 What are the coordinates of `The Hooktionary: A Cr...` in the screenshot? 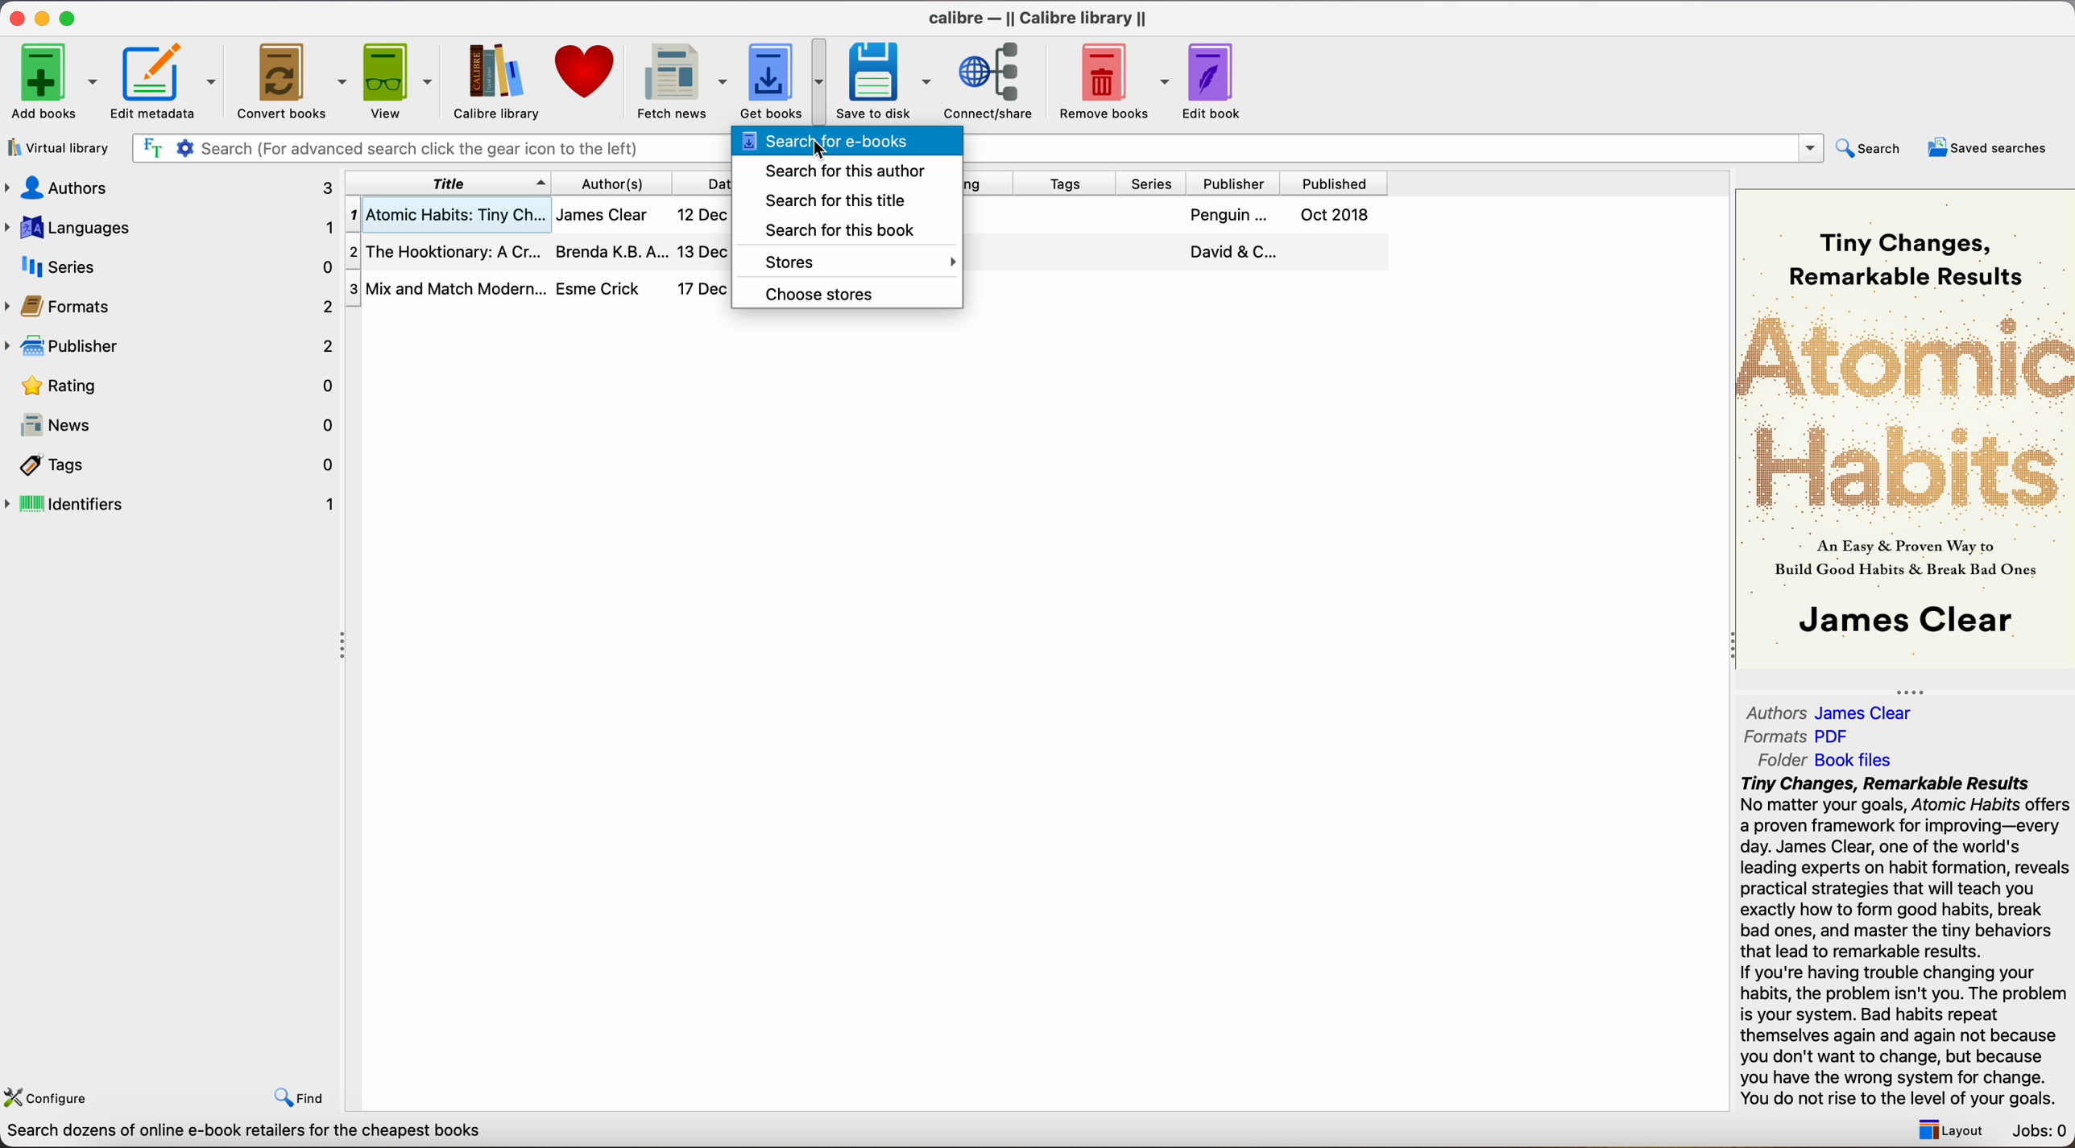 It's located at (446, 254).